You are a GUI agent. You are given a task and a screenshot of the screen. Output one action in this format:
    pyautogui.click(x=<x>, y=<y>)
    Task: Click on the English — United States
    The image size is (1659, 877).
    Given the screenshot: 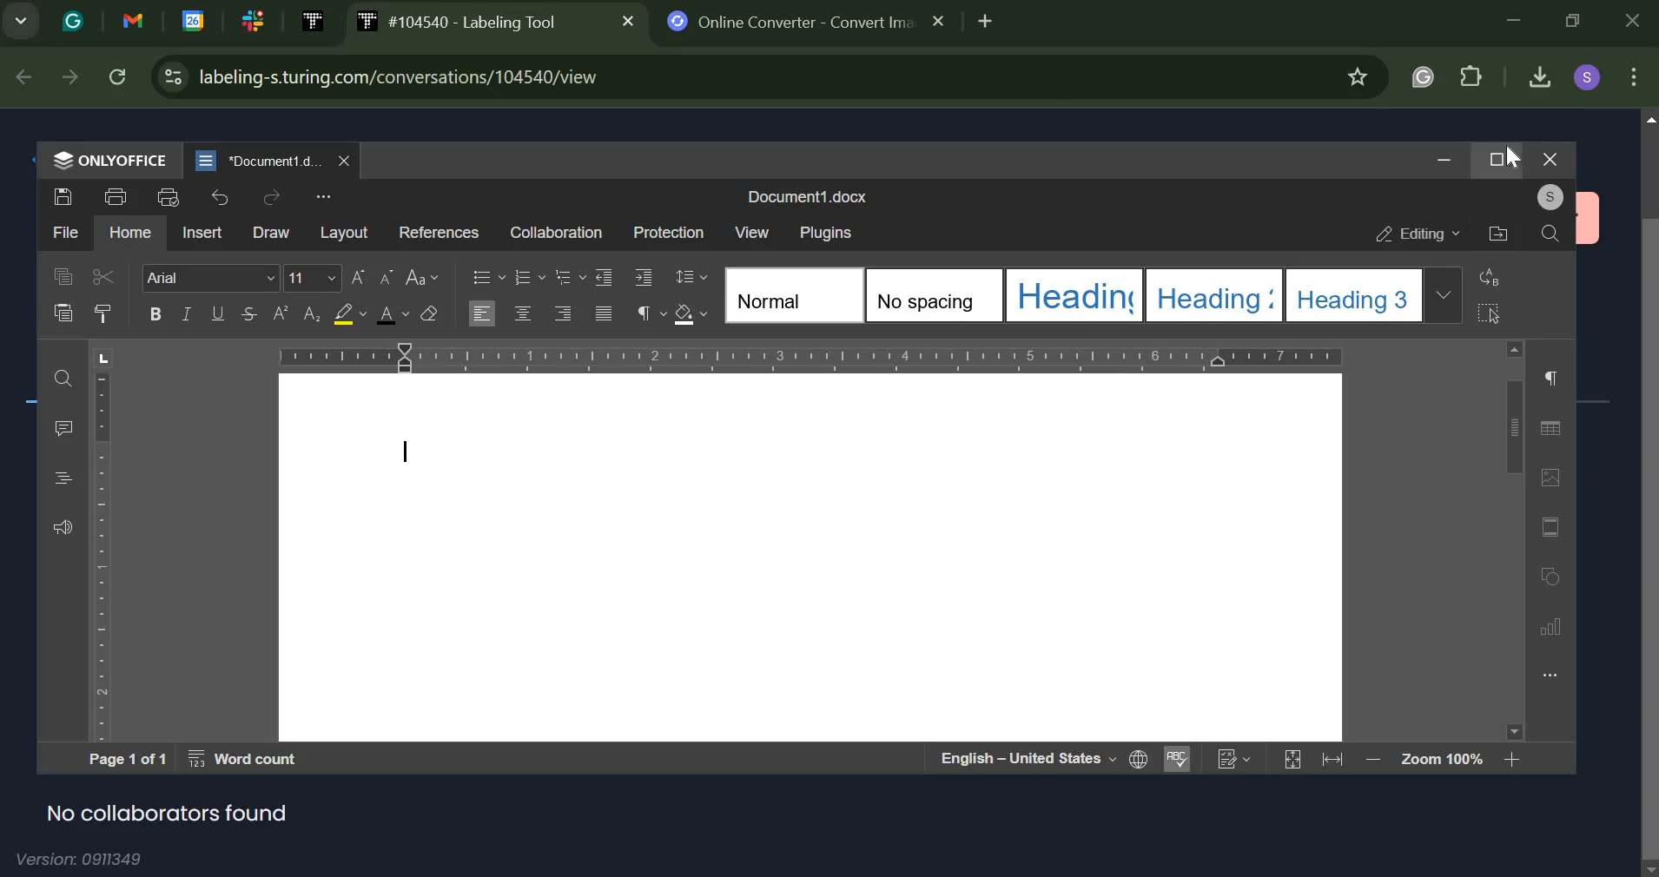 What is the action you would take?
    pyautogui.click(x=1028, y=757)
    